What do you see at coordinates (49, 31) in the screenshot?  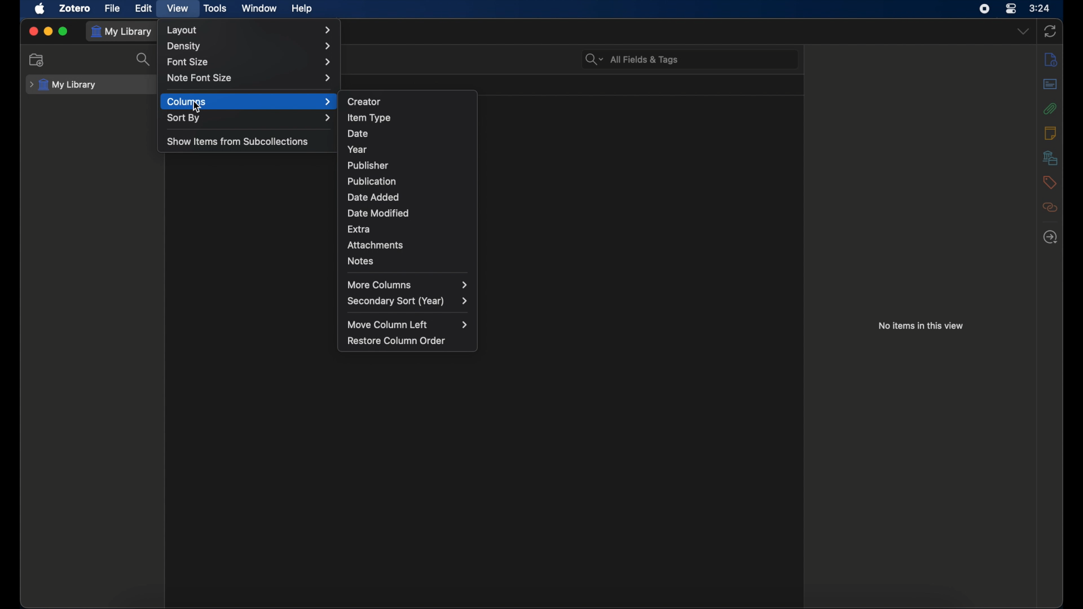 I see `minimize` at bounding box center [49, 31].